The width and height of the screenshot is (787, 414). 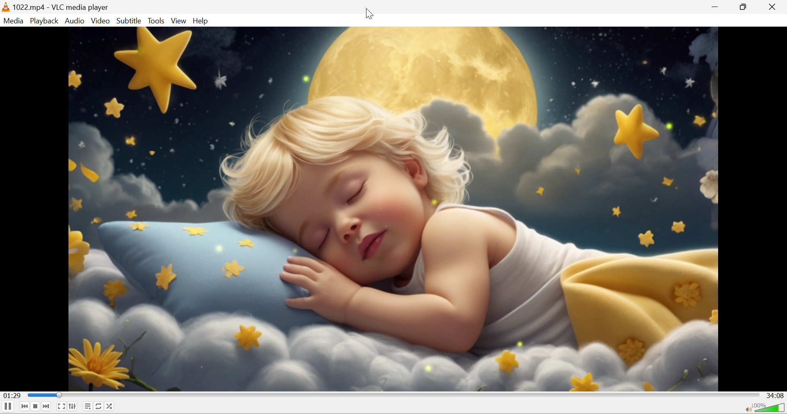 What do you see at coordinates (45, 406) in the screenshot?
I see `Next media in the playlist, skip forward when held` at bounding box center [45, 406].